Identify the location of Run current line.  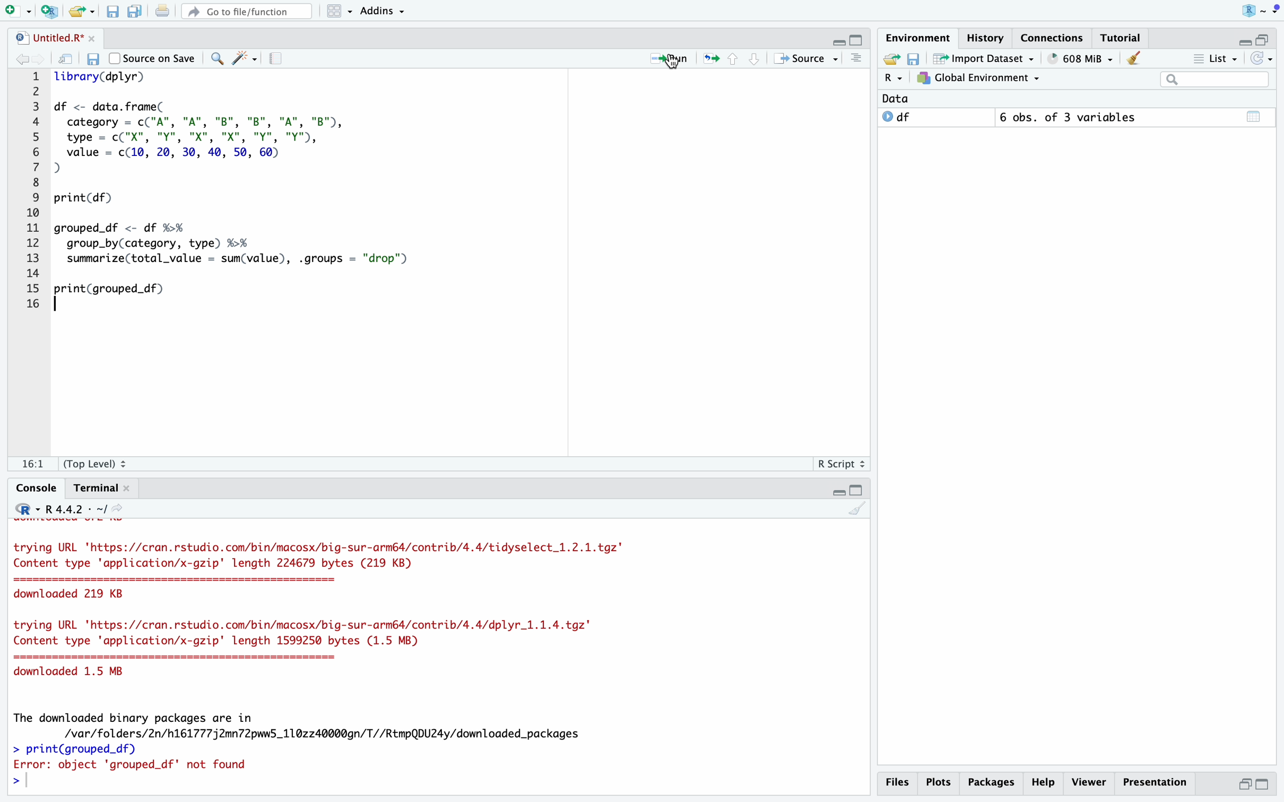
(667, 59).